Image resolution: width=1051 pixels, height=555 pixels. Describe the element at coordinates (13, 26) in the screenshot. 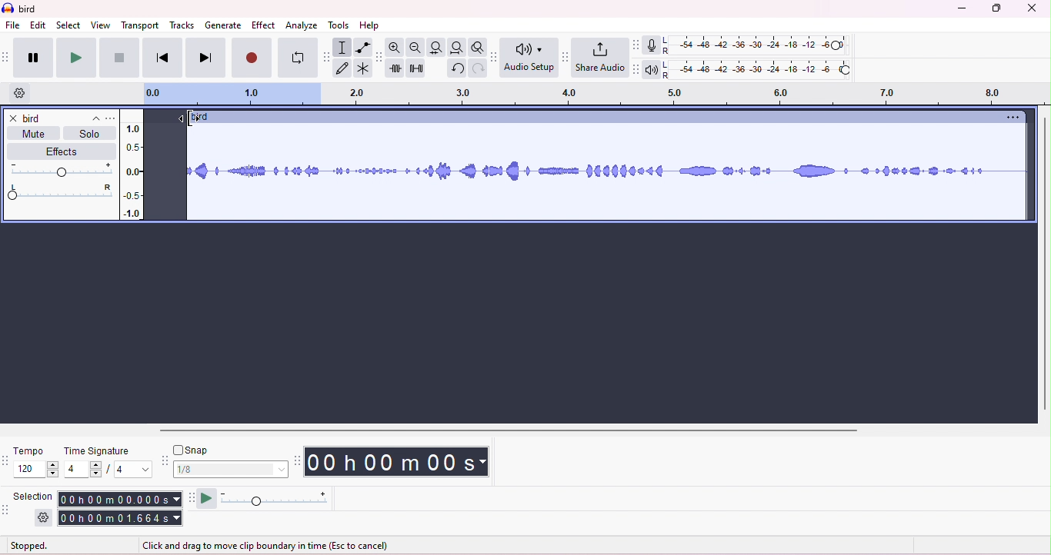

I see `file` at that location.